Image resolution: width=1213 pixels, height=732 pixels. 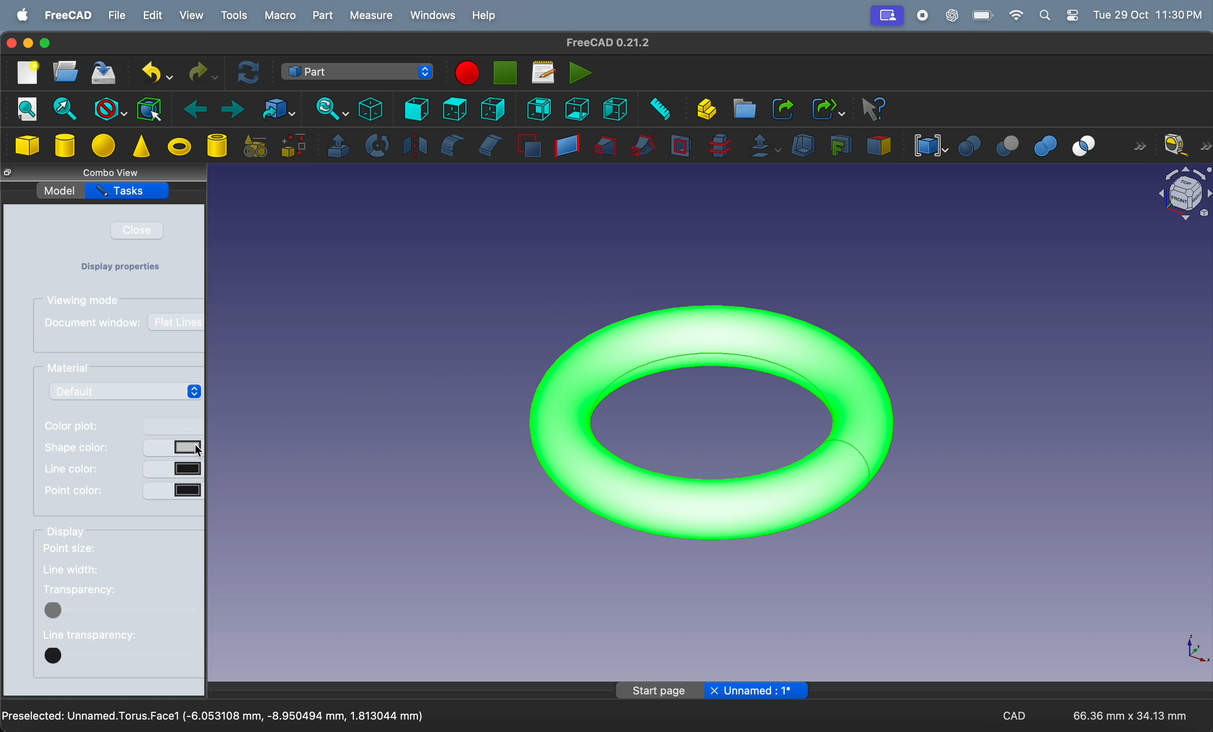 What do you see at coordinates (982, 15) in the screenshot?
I see `battery` at bounding box center [982, 15].